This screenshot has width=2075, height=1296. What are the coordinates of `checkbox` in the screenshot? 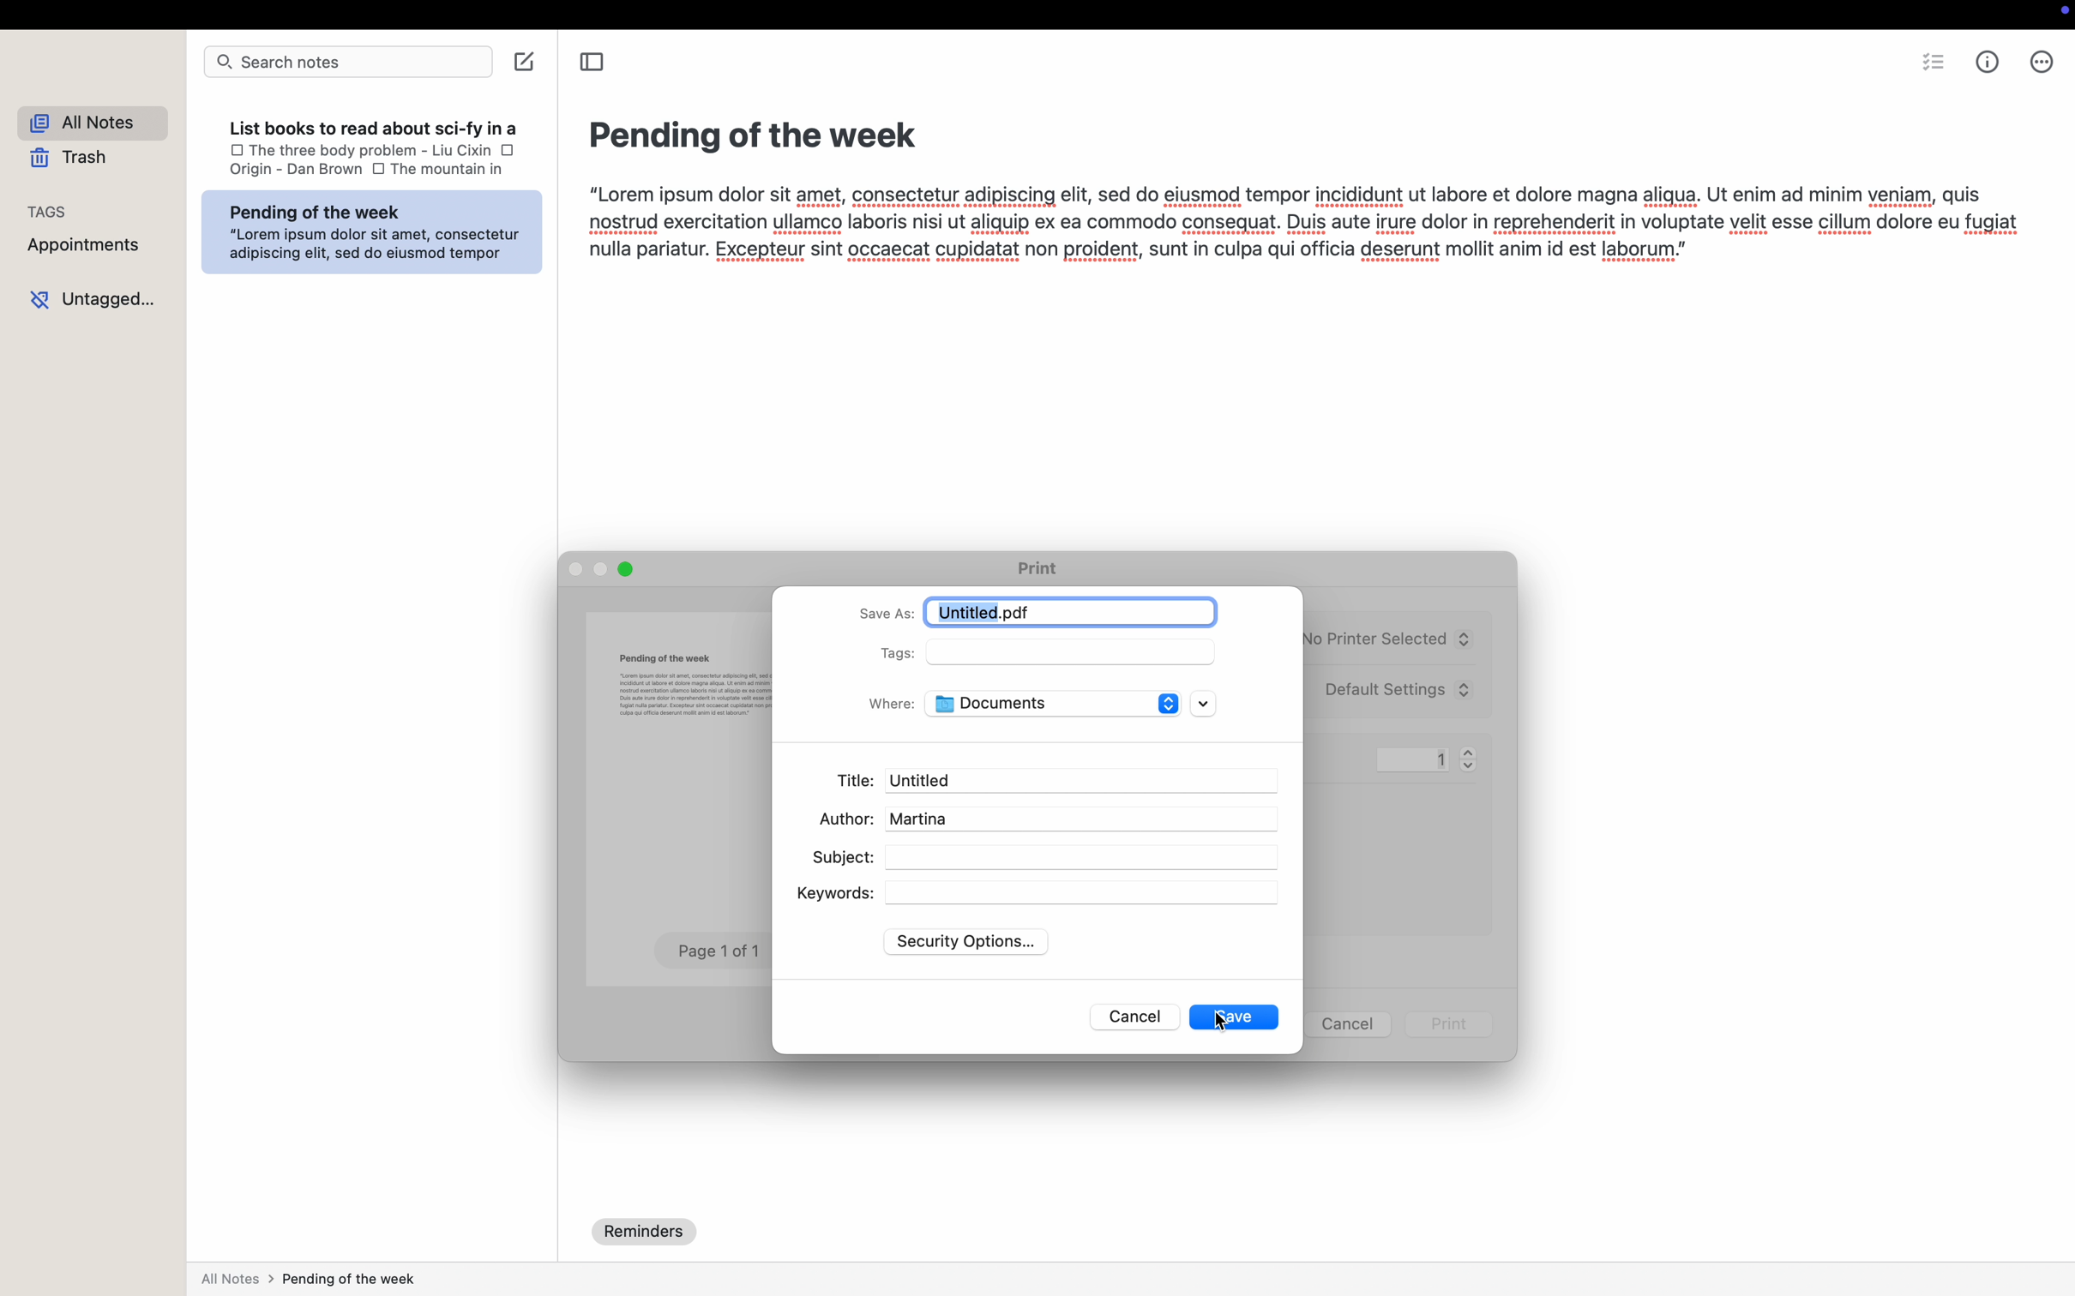 It's located at (379, 170).